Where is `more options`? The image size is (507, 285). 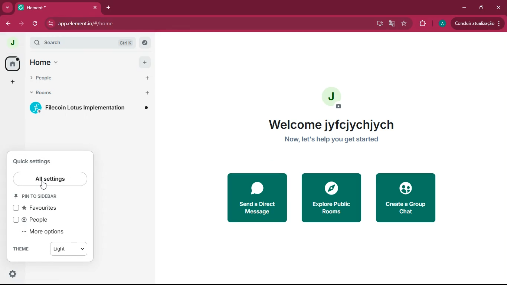 more options is located at coordinates (44, 232).